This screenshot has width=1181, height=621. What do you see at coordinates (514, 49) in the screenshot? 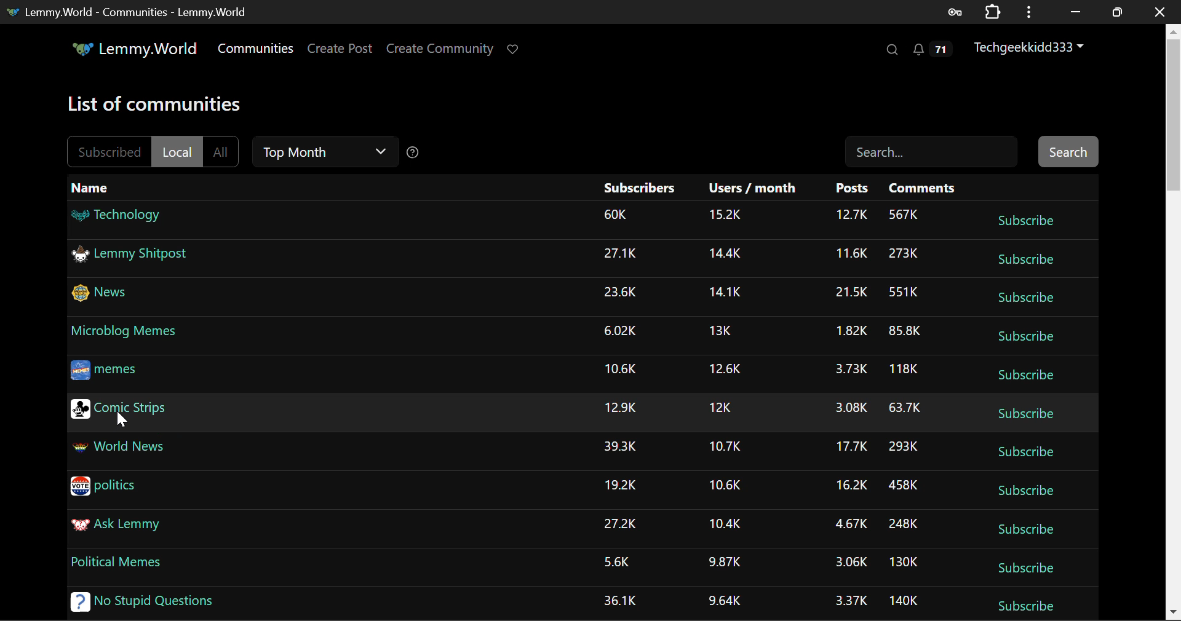
I see `Donate Page Link` at bounding box center [514, 49].